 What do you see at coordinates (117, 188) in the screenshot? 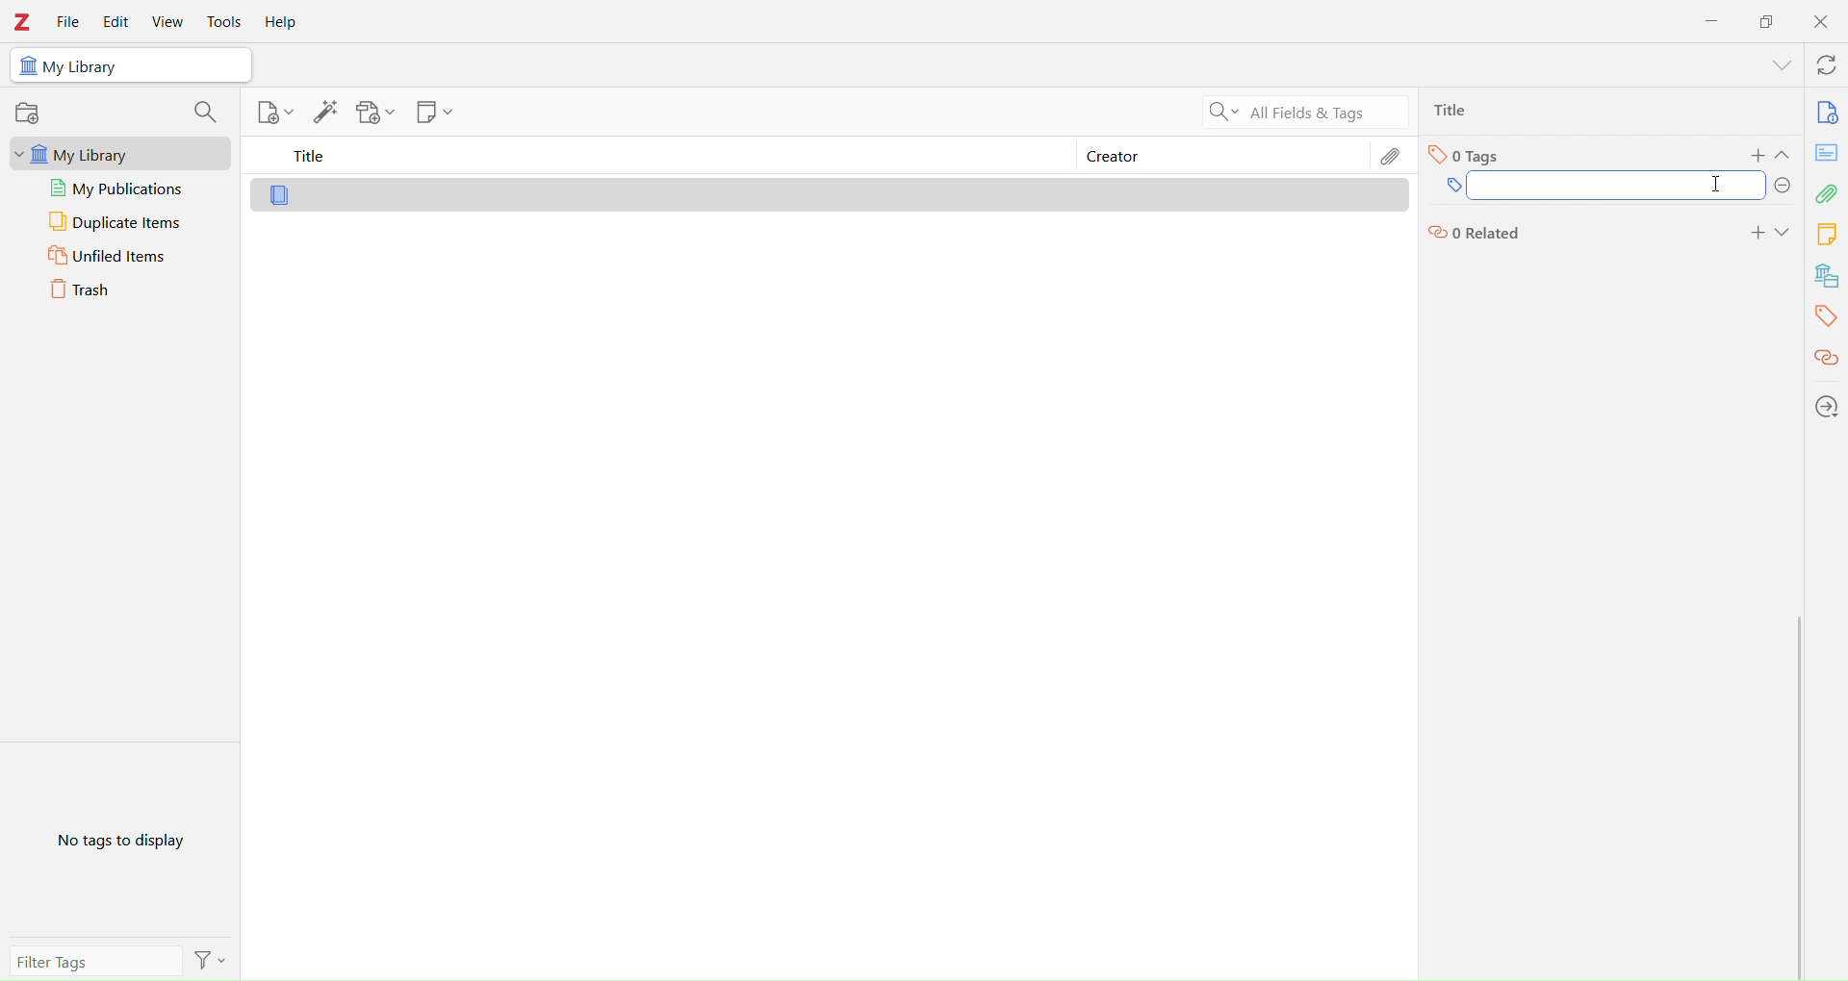
I see `My publications` at bounding box center [117, 188].